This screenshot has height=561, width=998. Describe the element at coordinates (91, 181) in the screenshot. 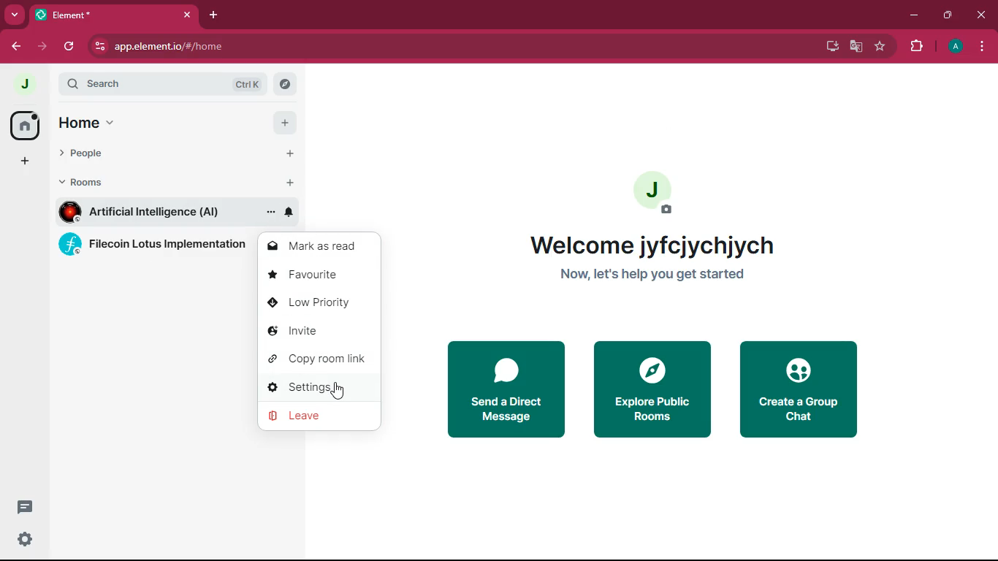

I see `rooms` at that location.